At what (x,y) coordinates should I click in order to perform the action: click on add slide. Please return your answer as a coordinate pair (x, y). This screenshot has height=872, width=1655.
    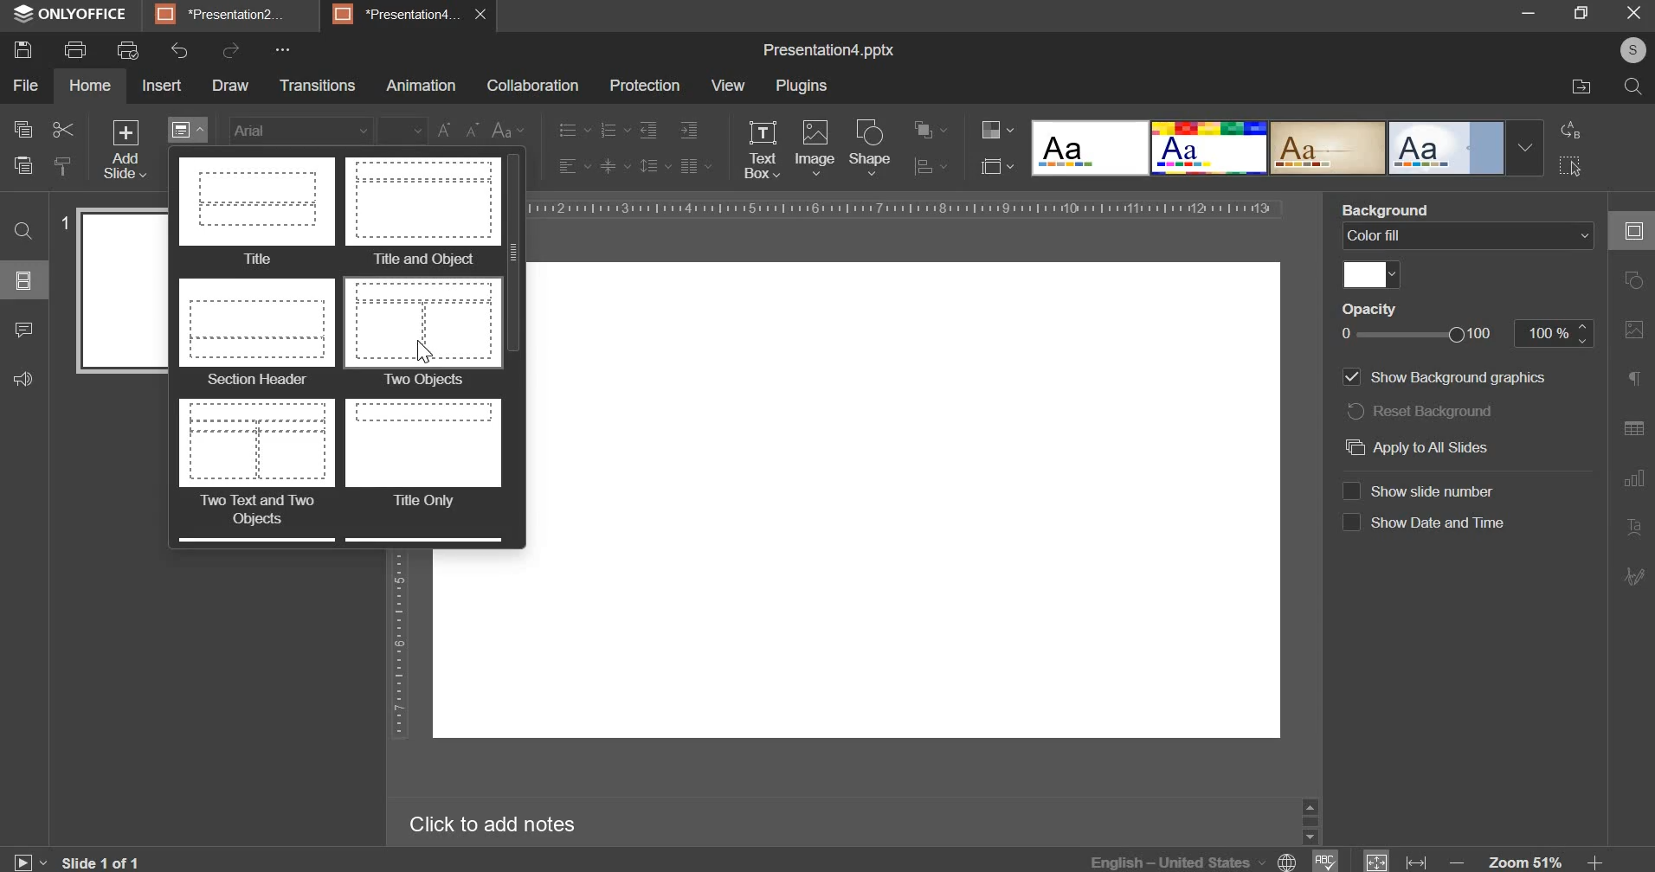
    Looking at the image, I should click on (125, 151).